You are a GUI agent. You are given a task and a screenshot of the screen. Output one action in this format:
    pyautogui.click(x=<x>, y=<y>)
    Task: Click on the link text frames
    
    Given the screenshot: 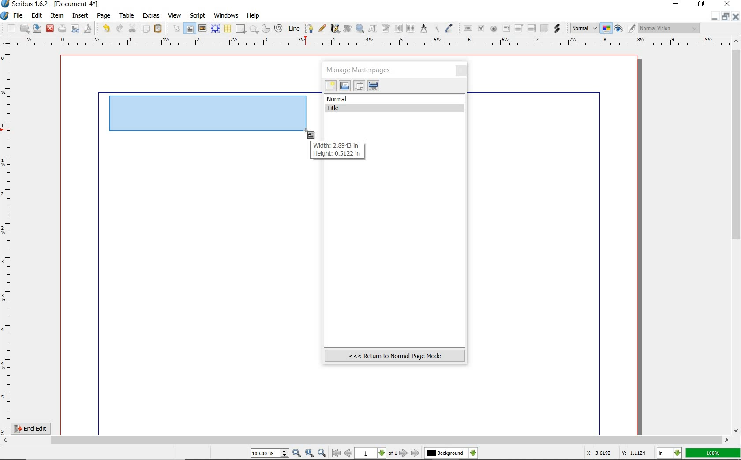 What is the action you would take?
    pyautogui.click(x=397, y=28)
    